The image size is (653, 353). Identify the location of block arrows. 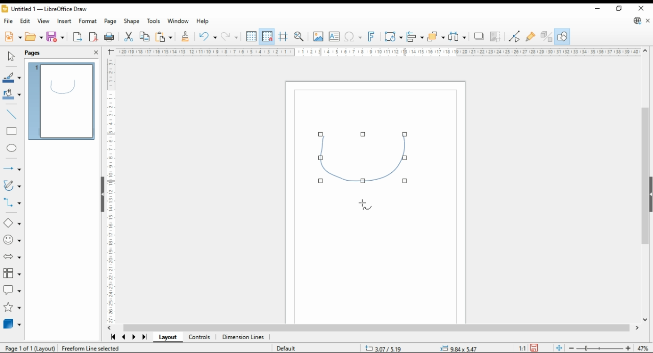
(12, 256).